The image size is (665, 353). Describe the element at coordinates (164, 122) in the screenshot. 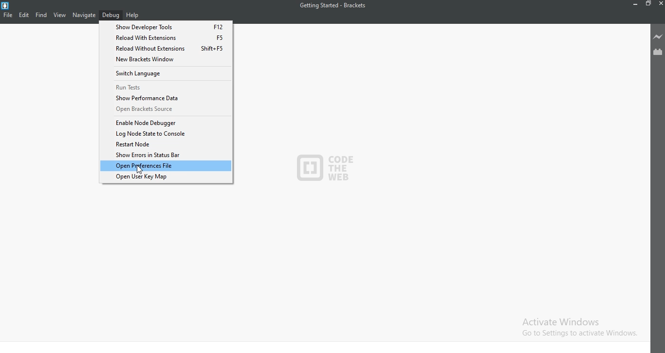

I see `enable node debugger` at that location.